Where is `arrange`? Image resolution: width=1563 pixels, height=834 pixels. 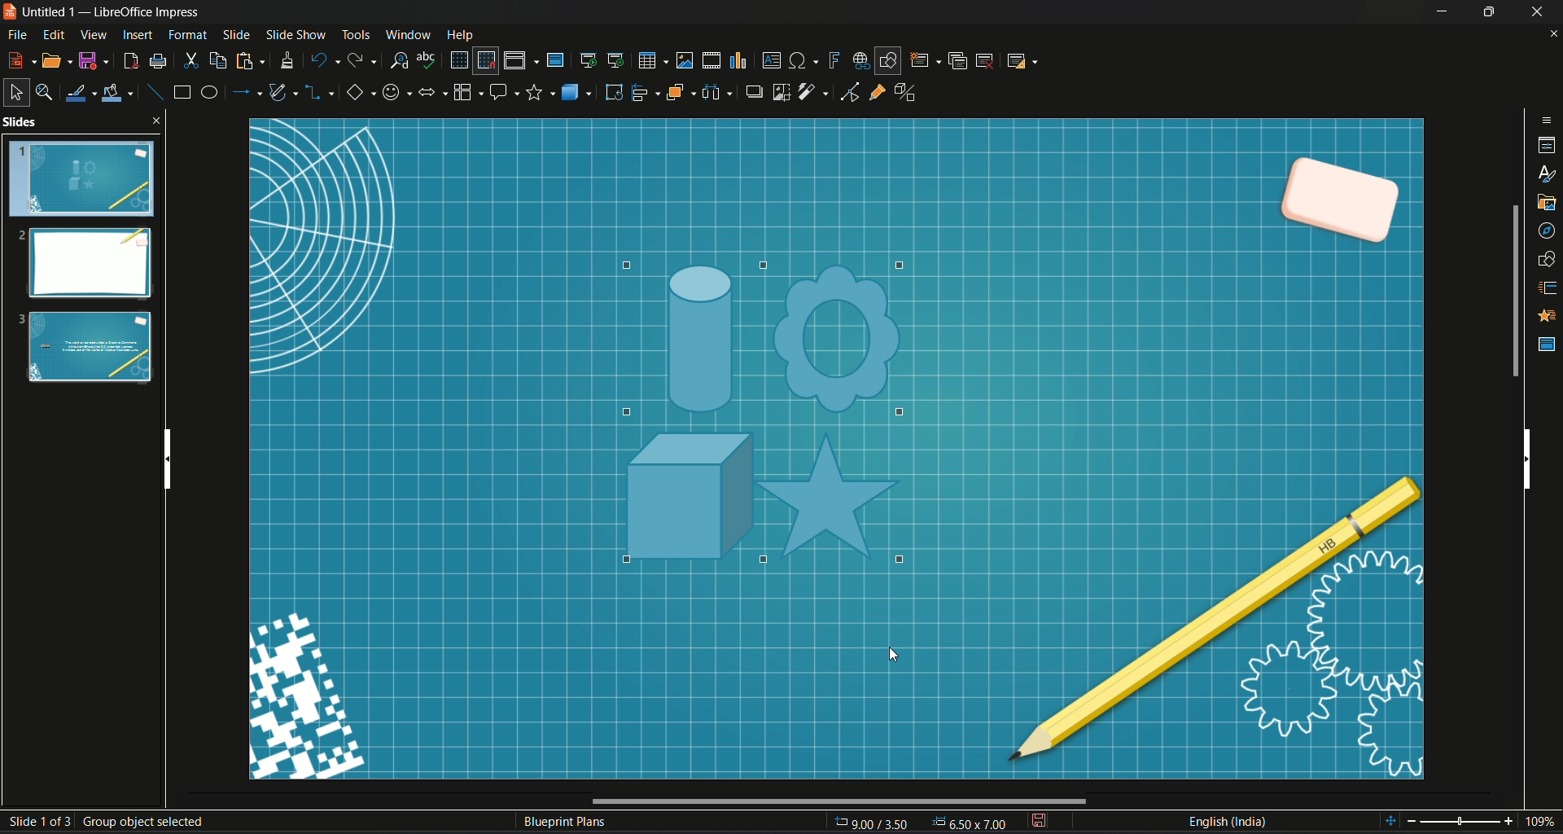
arrange is located at coordinates (681, 93).